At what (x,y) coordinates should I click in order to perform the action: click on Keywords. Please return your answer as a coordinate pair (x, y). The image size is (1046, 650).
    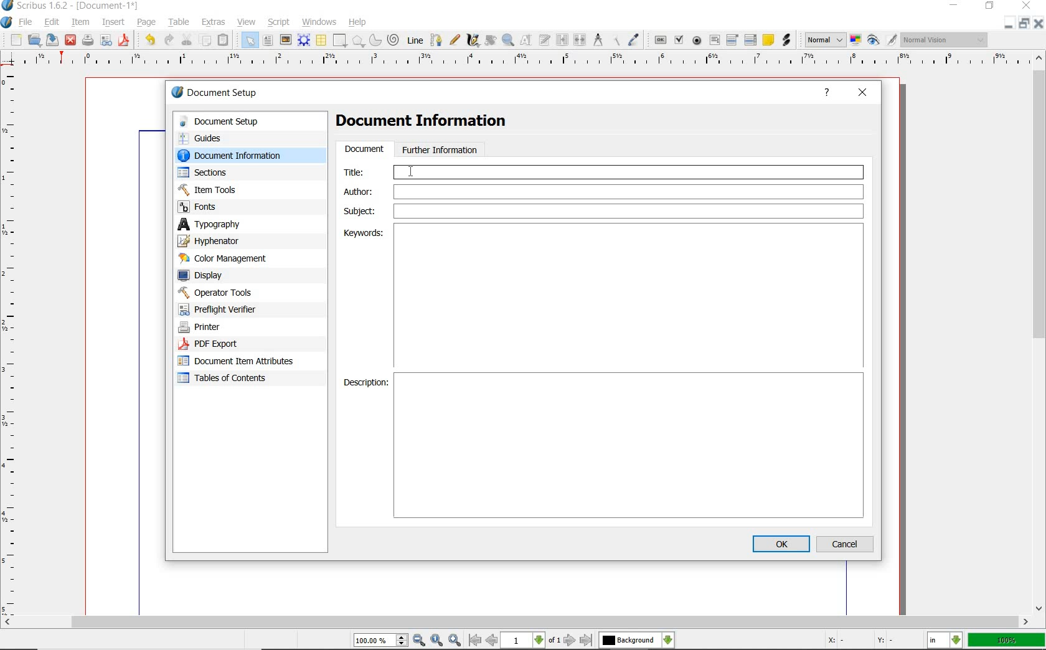
    Looking at the image, I should click on (362, 234).